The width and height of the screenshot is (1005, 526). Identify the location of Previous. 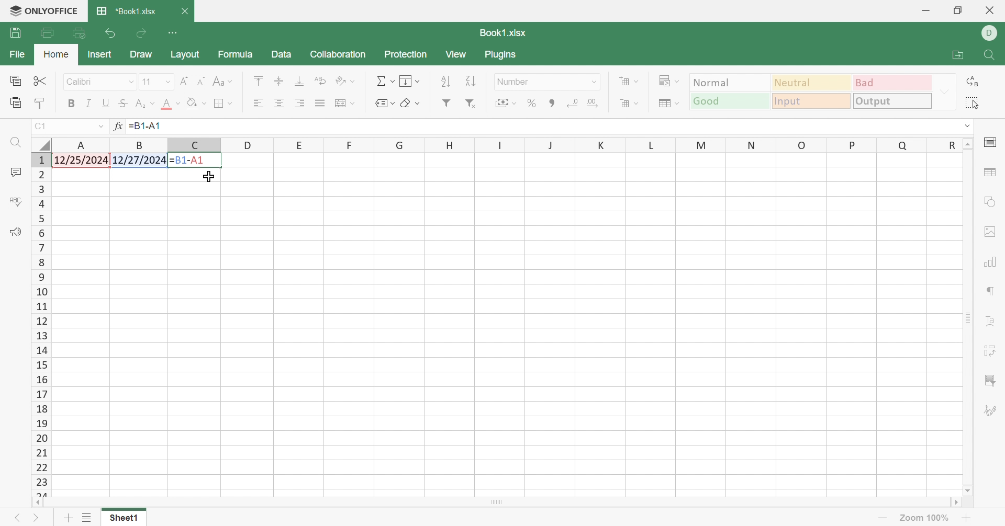
(14, 517).